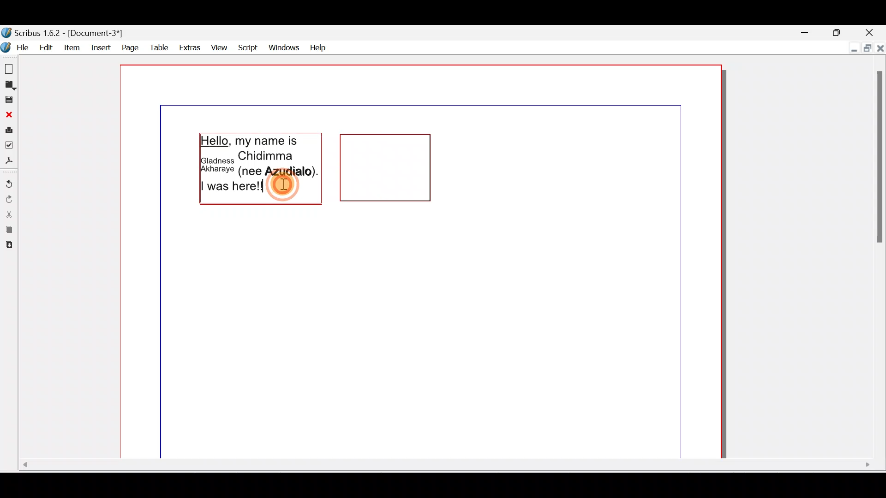 This screenshot has height=498, width=886. What do you see at coordinates (99, 46) in the screenshot?
I see `Insert` at bounding box center [99, 46].